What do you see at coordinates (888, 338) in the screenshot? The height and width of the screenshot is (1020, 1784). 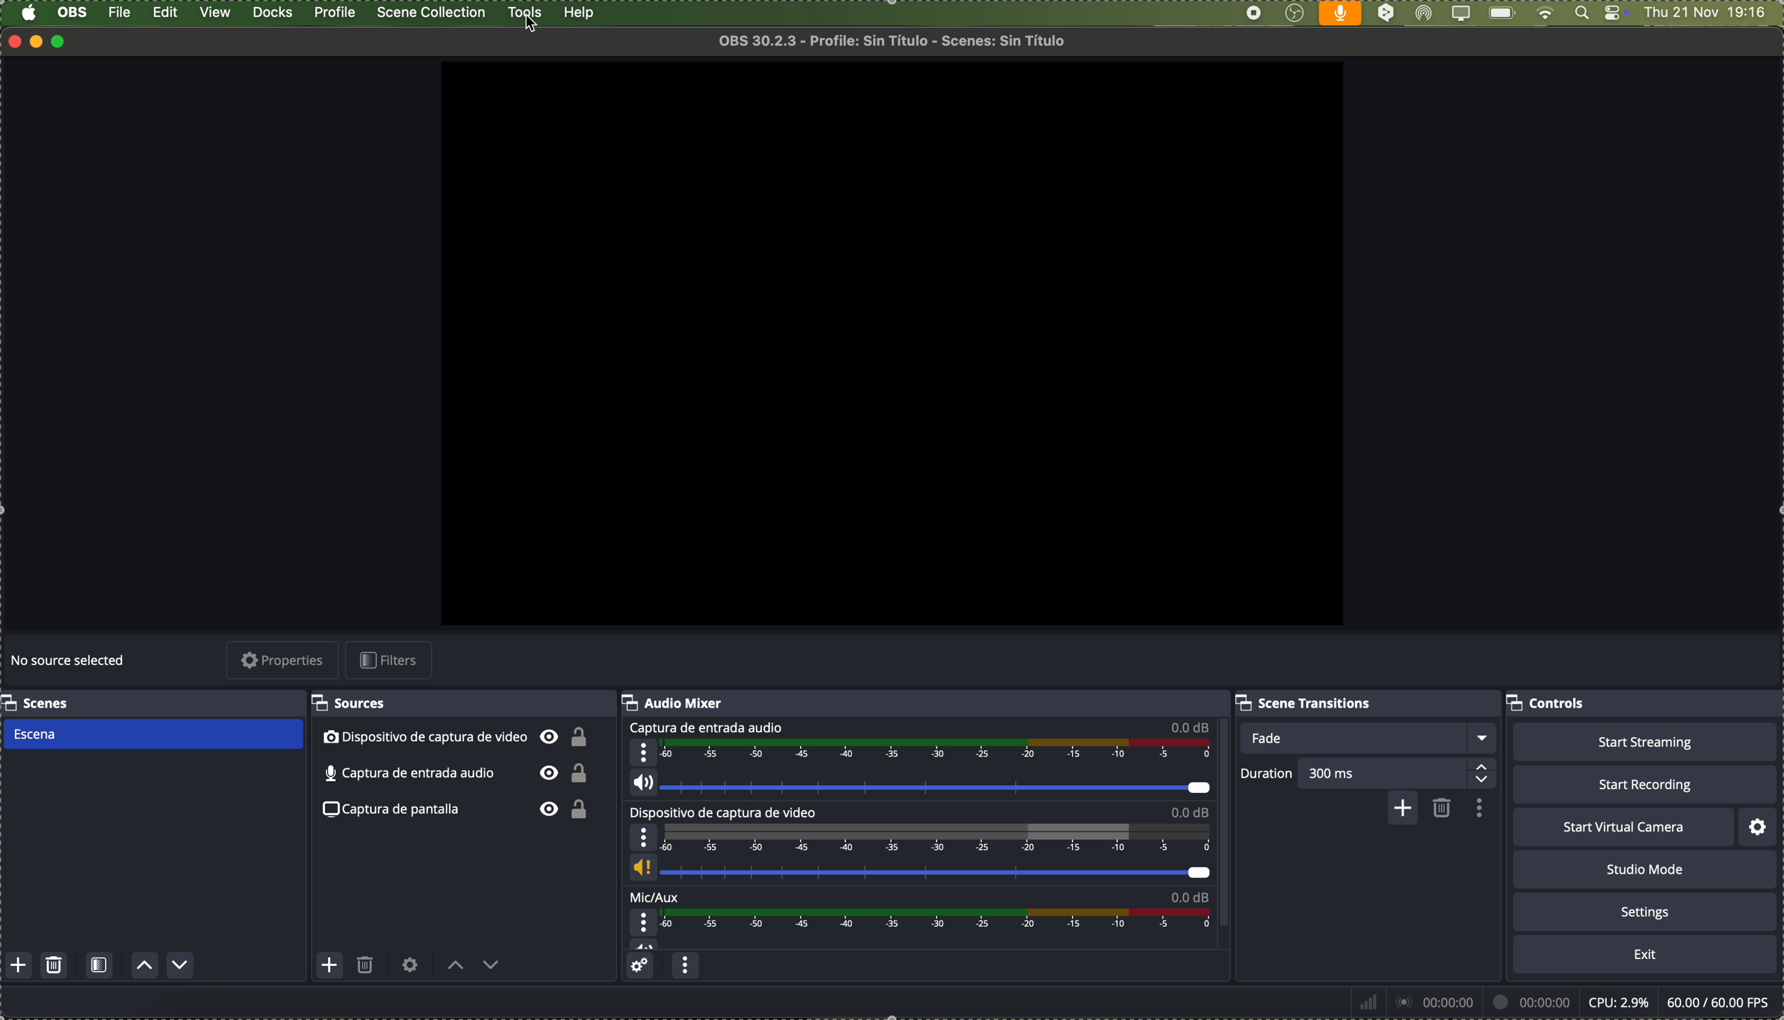 I see `workspace` at bounding box center [888, 338].